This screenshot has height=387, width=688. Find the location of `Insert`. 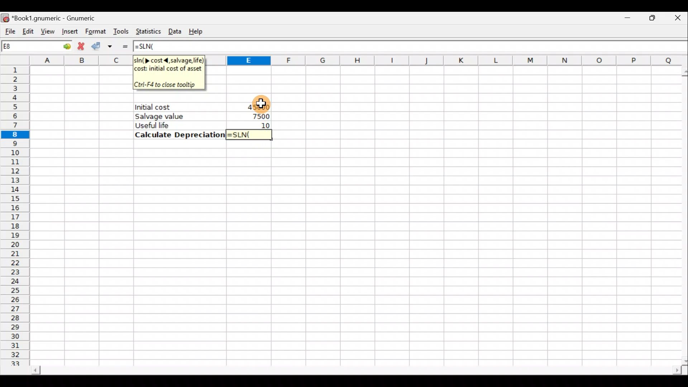

Insert is located at coordinates (69, 32).